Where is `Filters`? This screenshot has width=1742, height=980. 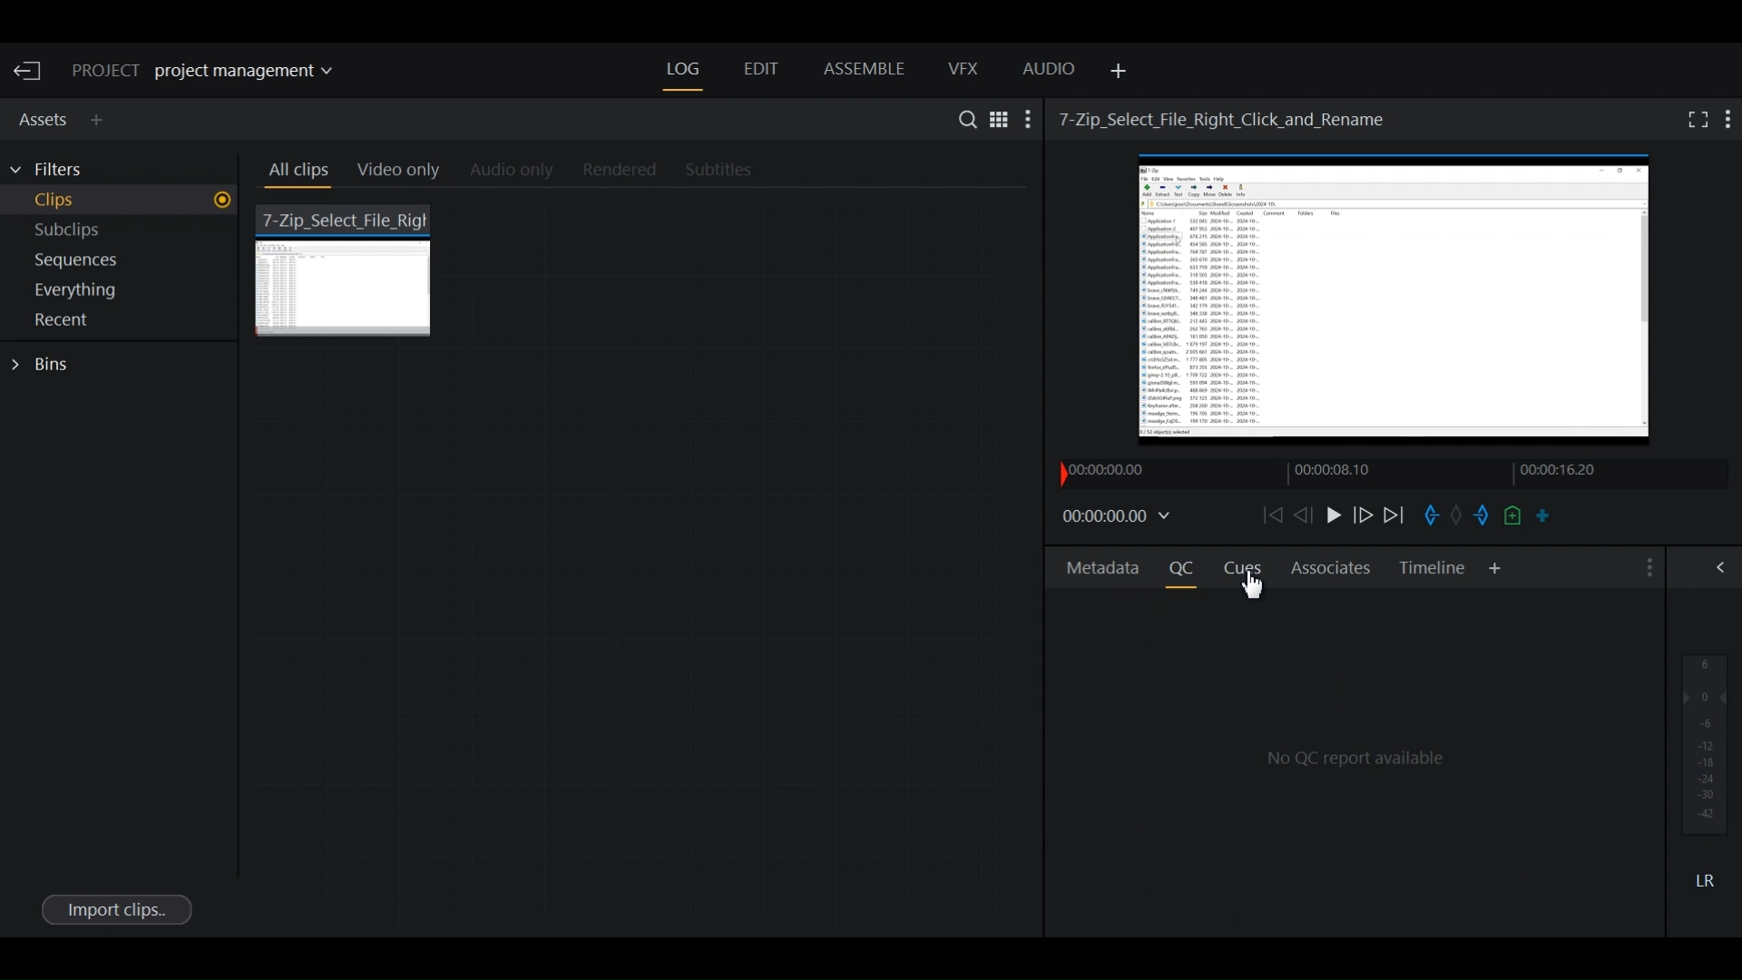 Filters is located at coordinates (56, 170).